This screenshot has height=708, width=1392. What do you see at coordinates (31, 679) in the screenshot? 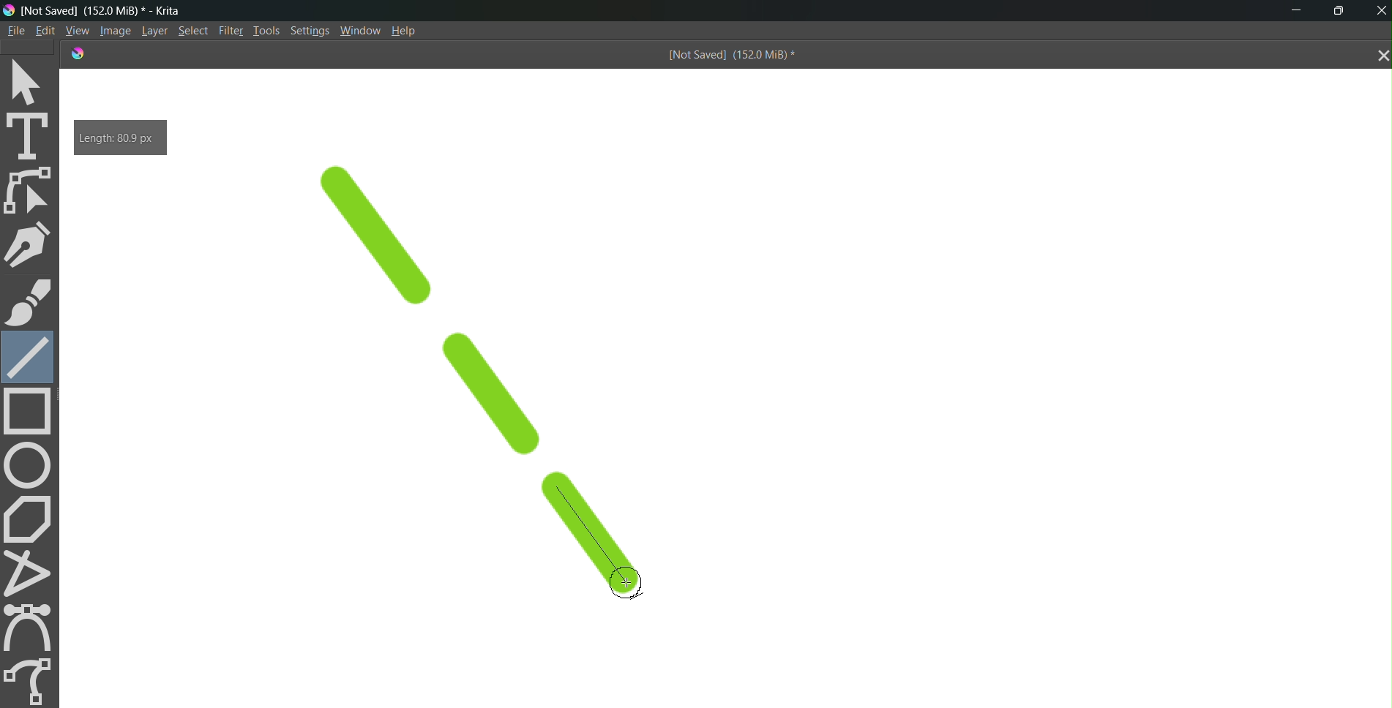
I see `freehand` at bounding box center [31, 679].